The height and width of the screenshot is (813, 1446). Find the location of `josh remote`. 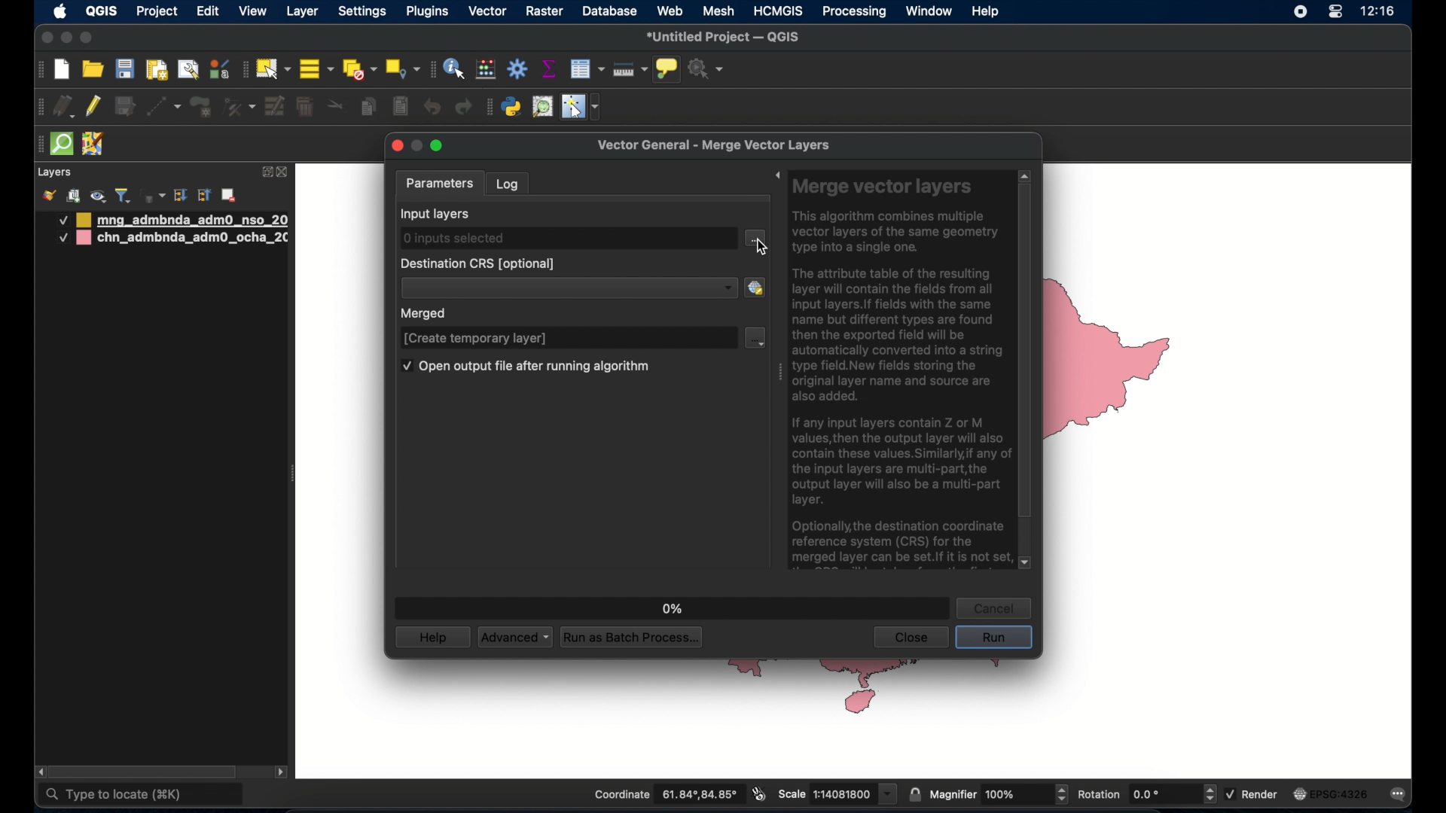

josh remote is located at coordinates (93, 145).